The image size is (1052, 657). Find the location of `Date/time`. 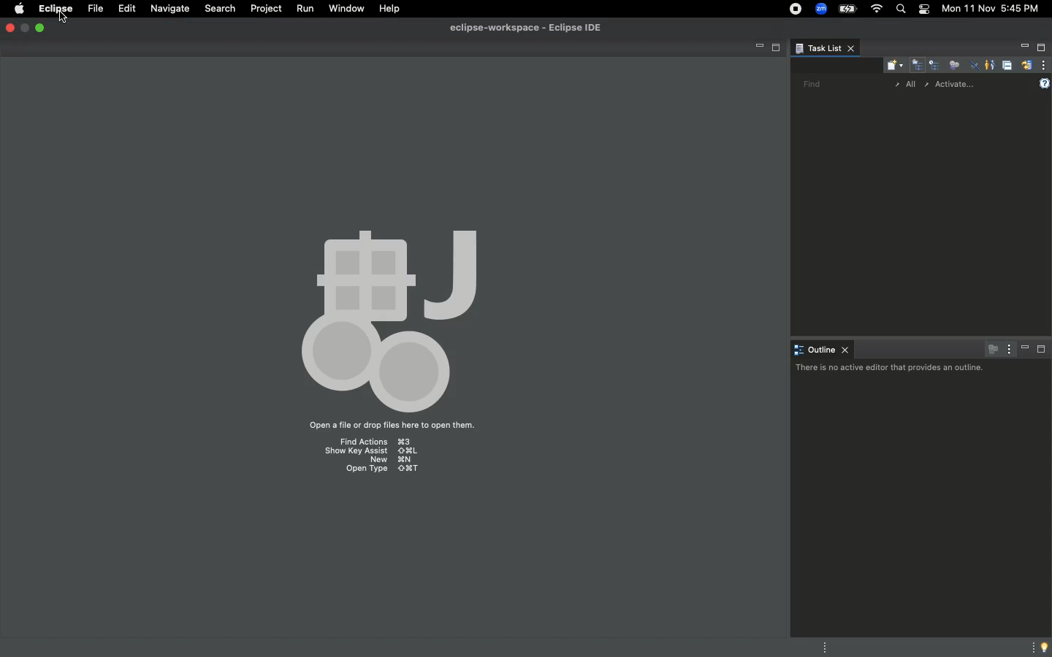

Date/time is located at coordinates (995, 9).